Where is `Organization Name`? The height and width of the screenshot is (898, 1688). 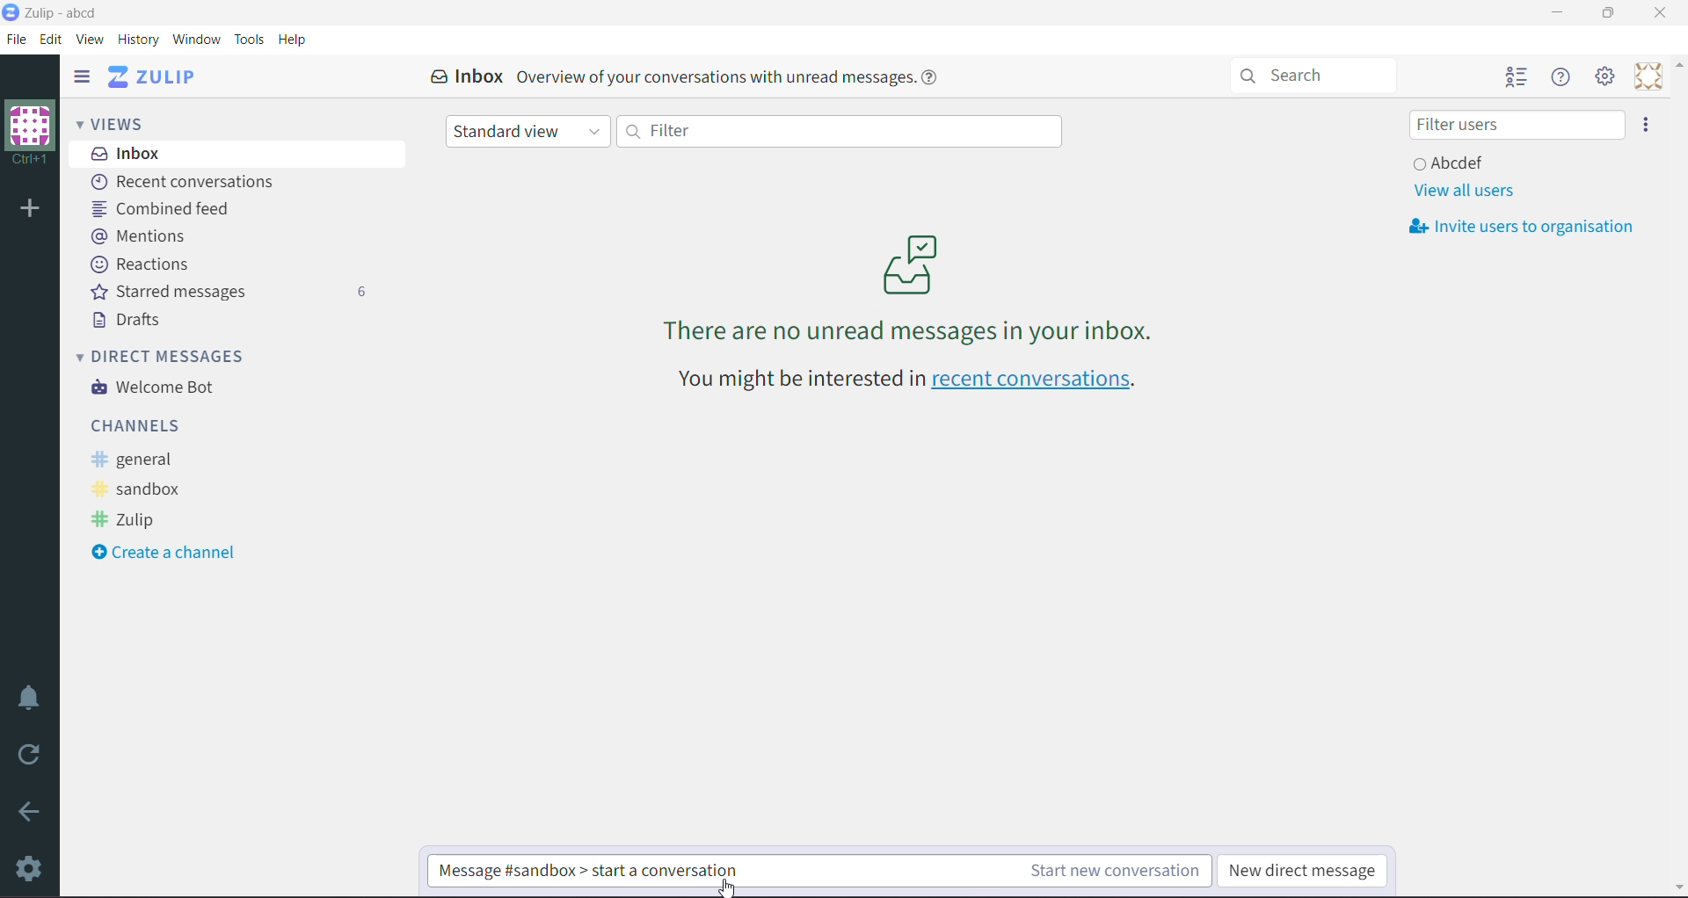
Organization Name is located at coordinates (30, 133).